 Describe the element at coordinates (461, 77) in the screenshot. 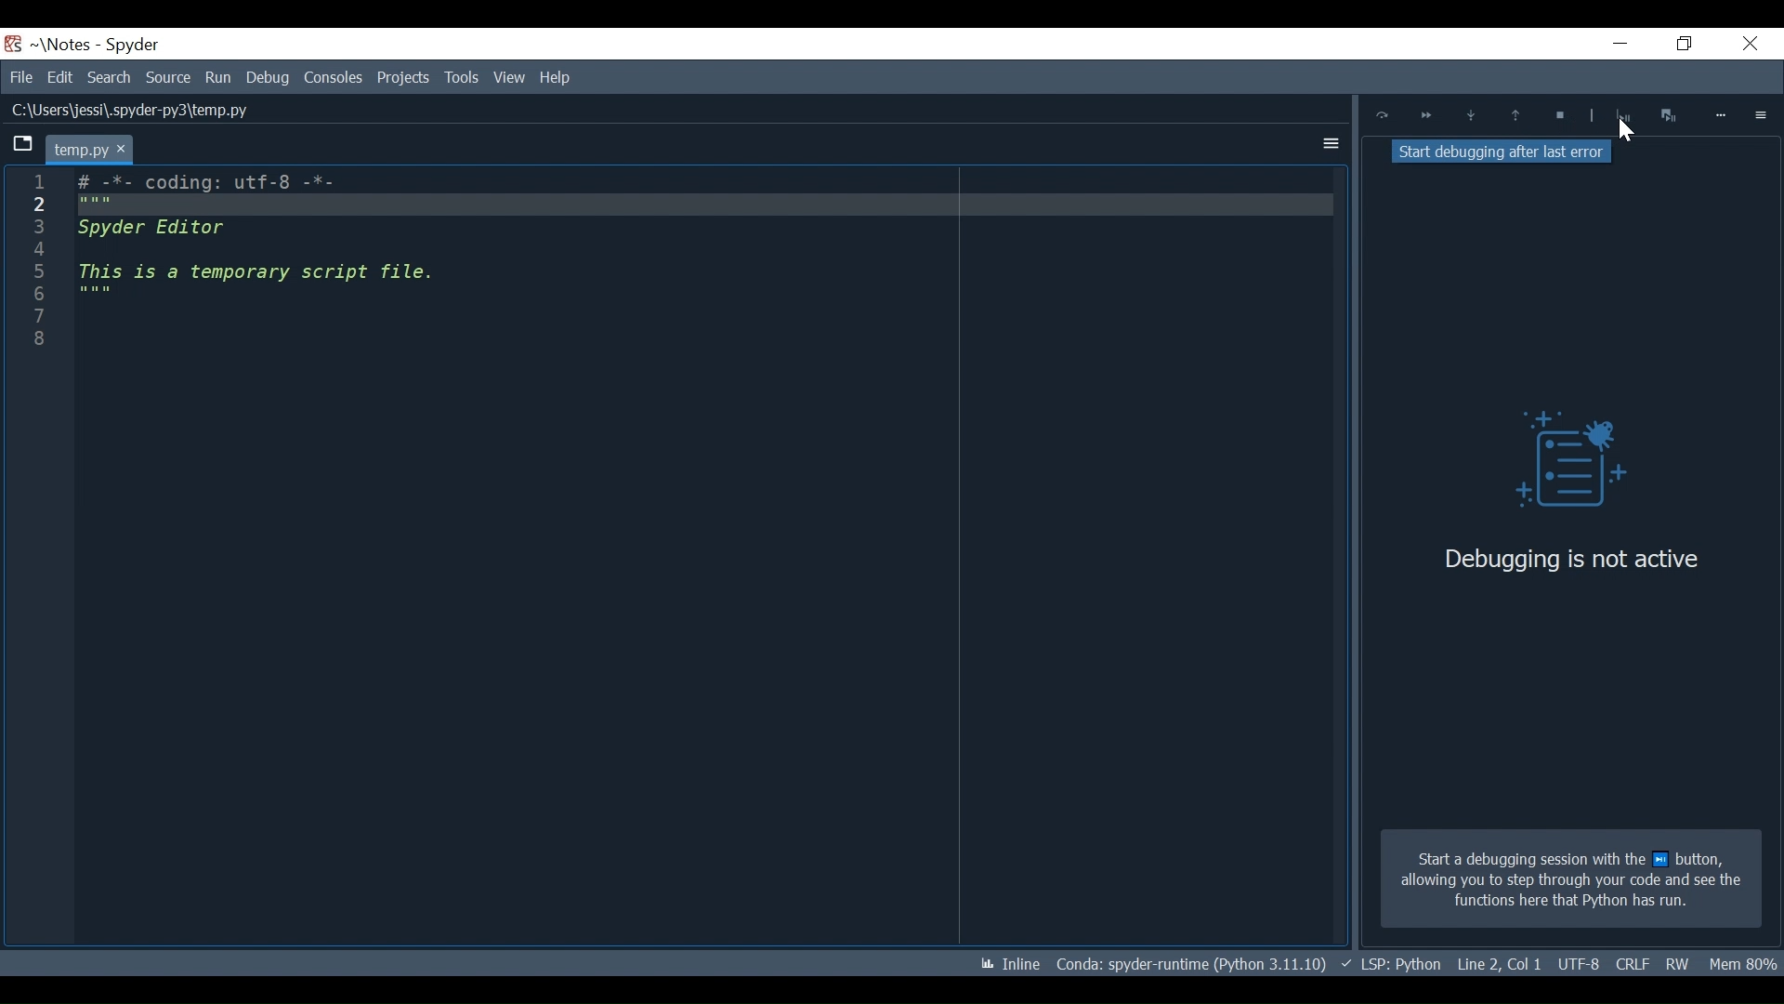

I see `View` at that location.